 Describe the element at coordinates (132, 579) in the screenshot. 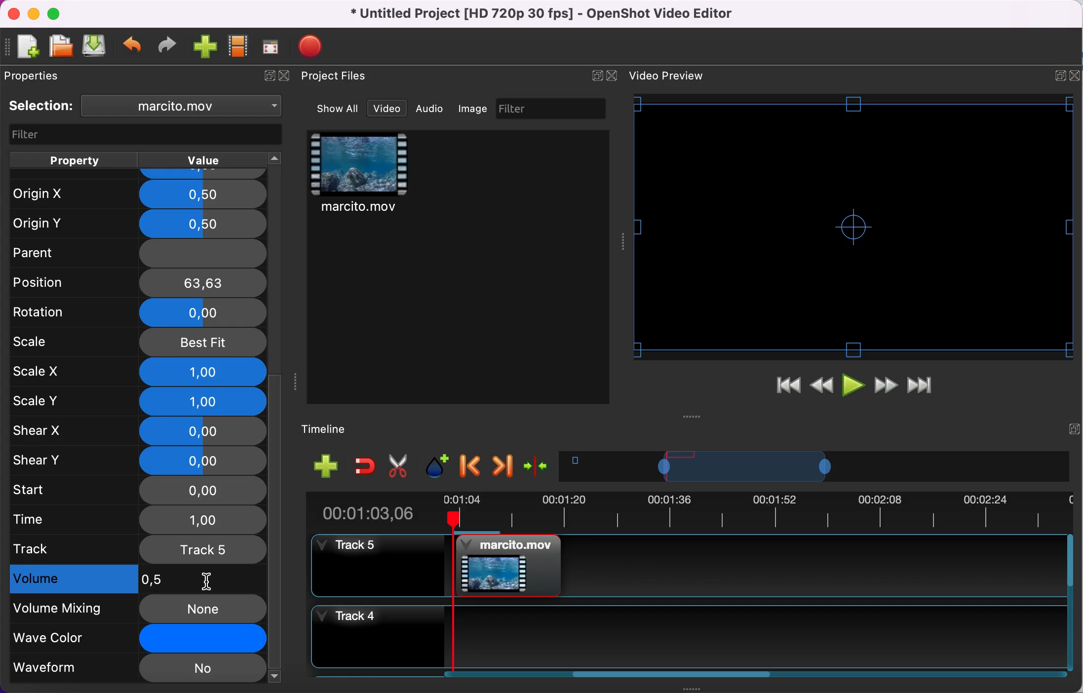

I see `volume selected` at that location.